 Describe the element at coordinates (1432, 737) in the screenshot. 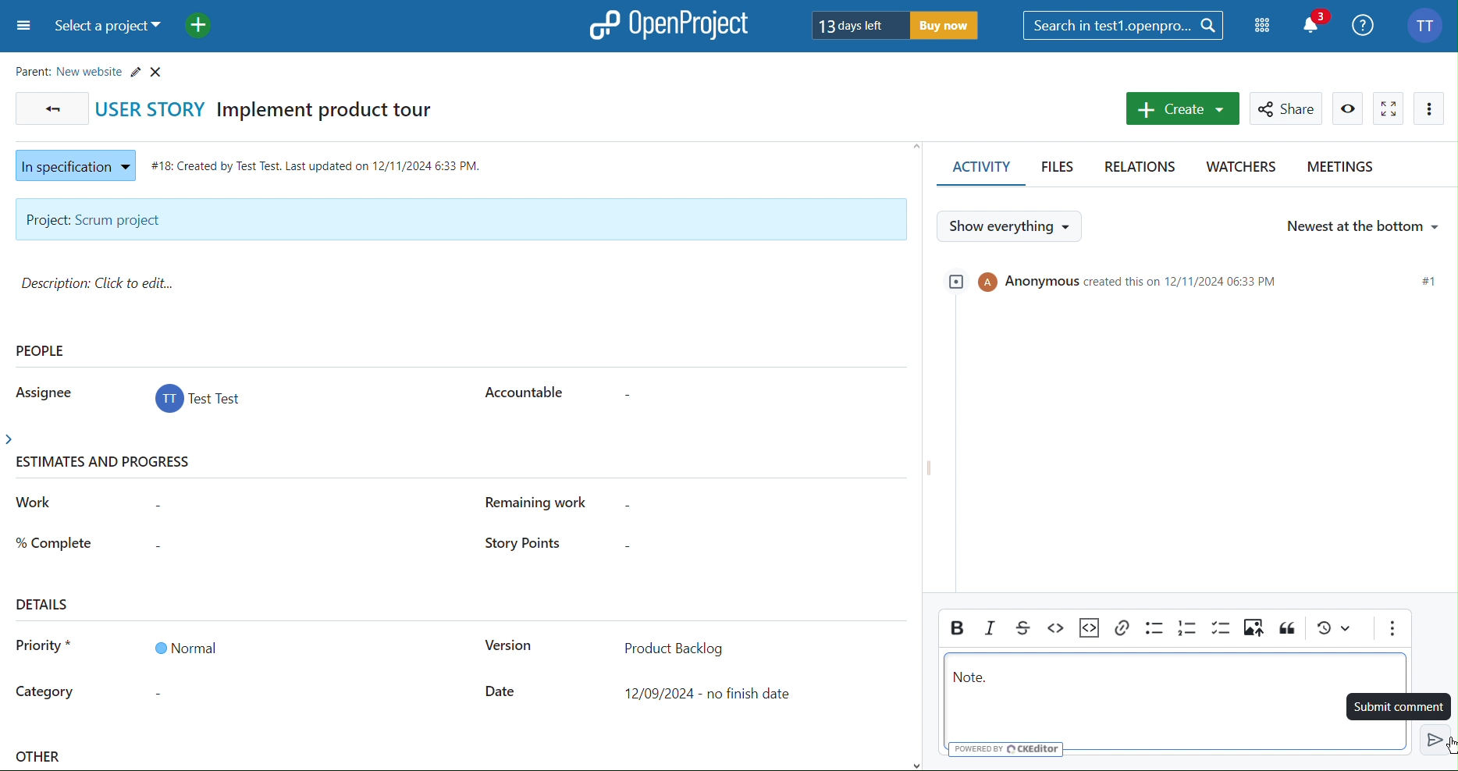

I see `send` at that location.